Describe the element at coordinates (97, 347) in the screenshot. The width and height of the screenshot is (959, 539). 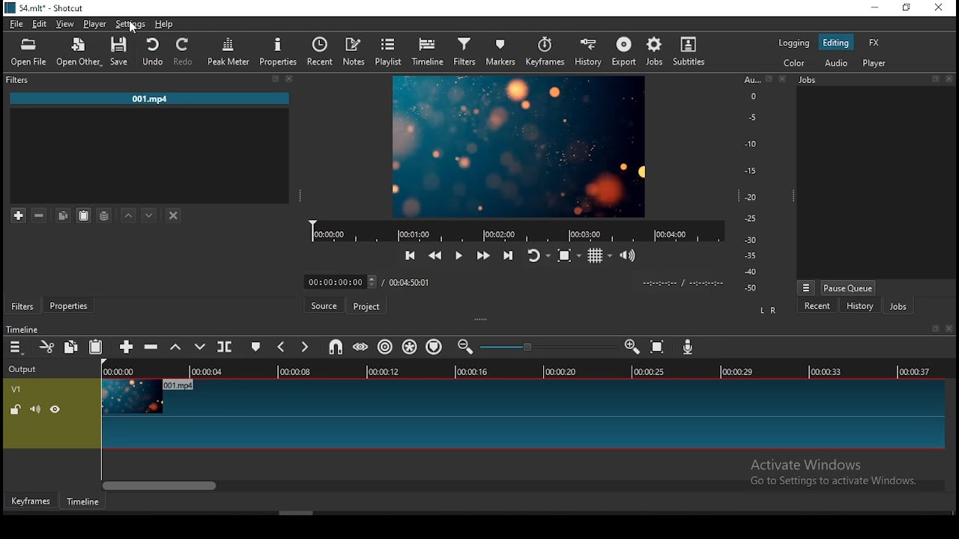
I see `paste` at that location.